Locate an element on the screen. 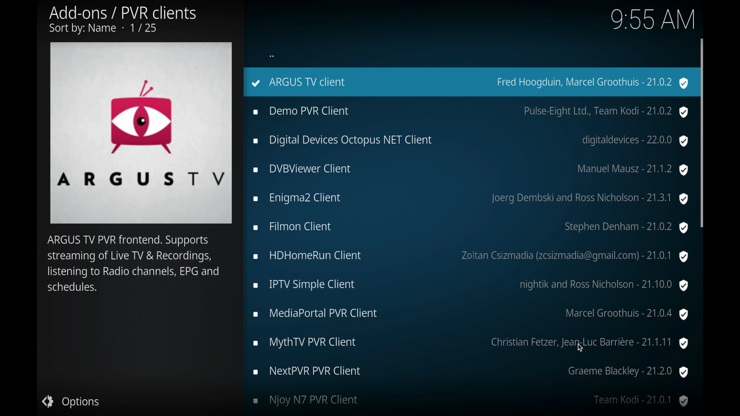 Image resolution: width=740 pixels, height=416 pixels. time is located at coordinates (652, 19).